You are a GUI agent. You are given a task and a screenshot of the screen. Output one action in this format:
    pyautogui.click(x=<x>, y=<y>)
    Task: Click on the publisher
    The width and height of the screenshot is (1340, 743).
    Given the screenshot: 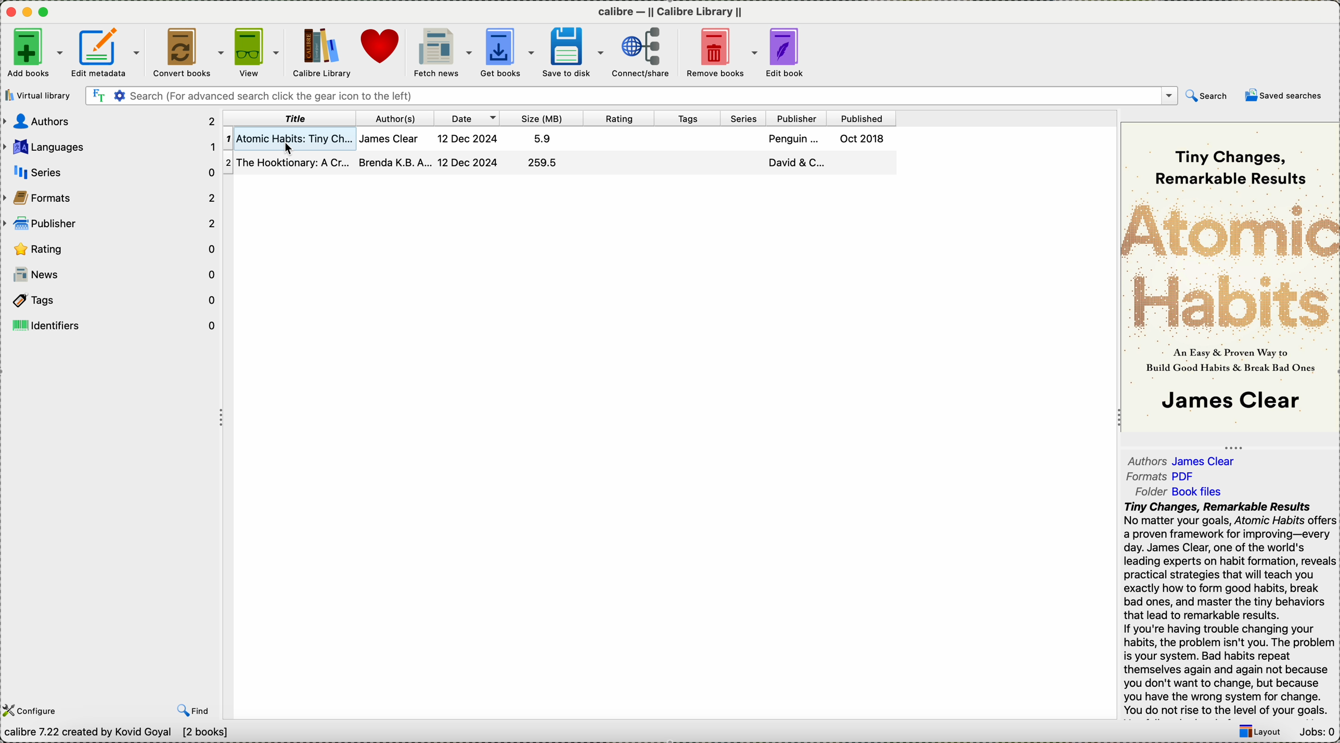 What is the action you would take?
    pyautogui.click(x=796, y=119)
    